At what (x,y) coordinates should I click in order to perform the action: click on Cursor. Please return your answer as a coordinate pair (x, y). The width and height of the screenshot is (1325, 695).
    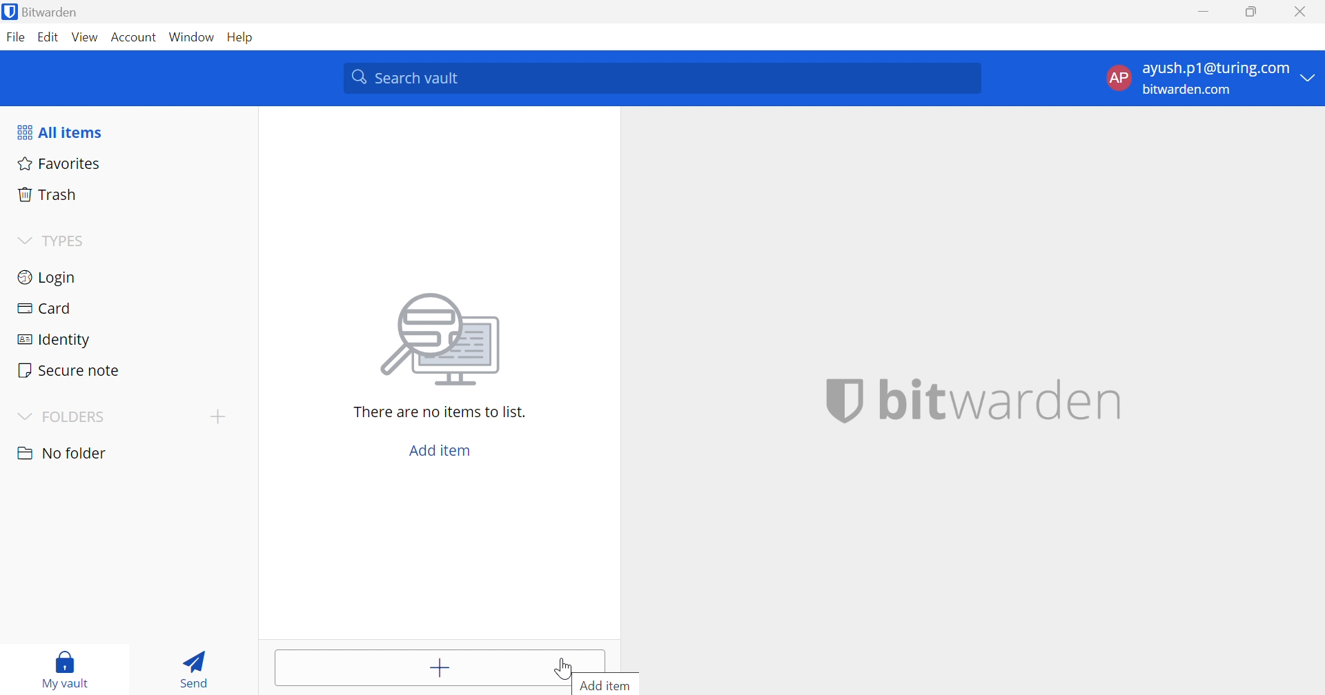
    Looking at the image, I should click on (562, 667).